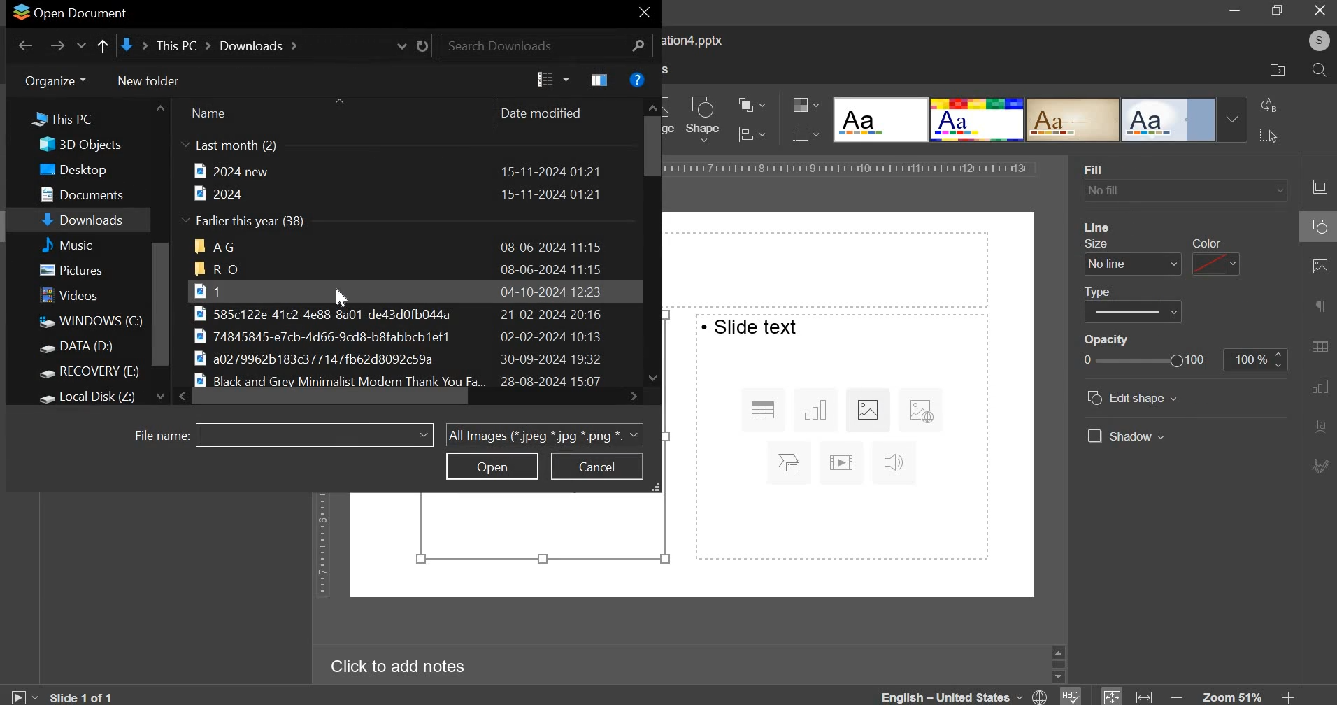 This screenshot has height=705, width=1337. What do you see at coordinates (882, 120) in the screenshot?
I see `design` at bounding box center [882, 120].